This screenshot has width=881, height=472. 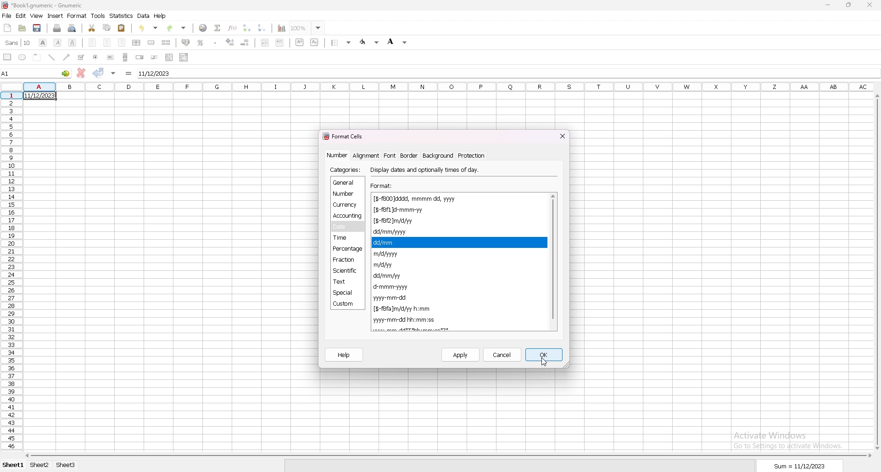 What do you see at coordinates (56, 16) in the screenshot?
I see `insert` at bounding box center [56, 16].